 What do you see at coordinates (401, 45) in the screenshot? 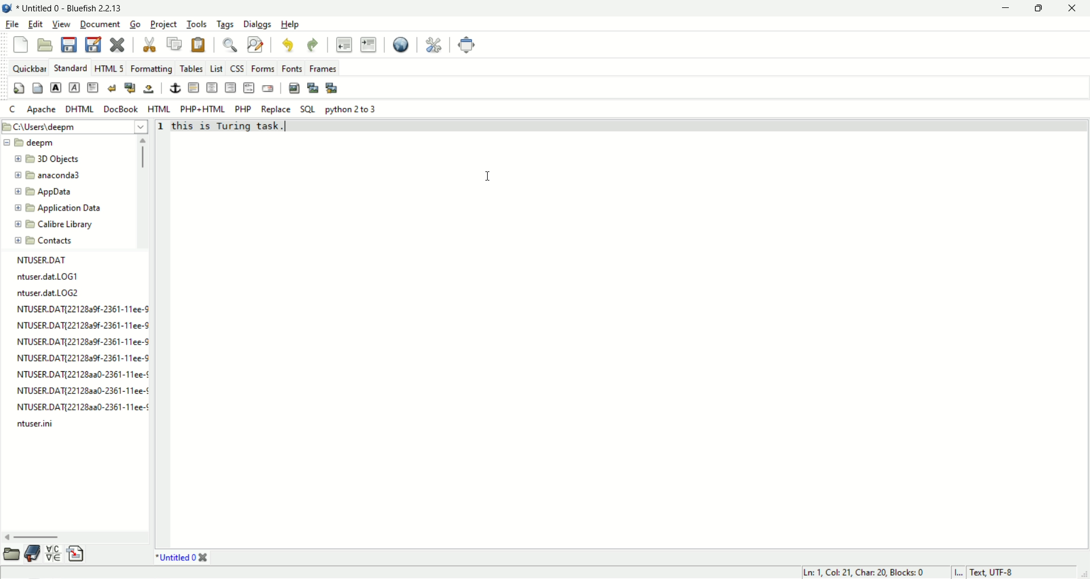
I see `view in browser` at bounding box center [401, 45].